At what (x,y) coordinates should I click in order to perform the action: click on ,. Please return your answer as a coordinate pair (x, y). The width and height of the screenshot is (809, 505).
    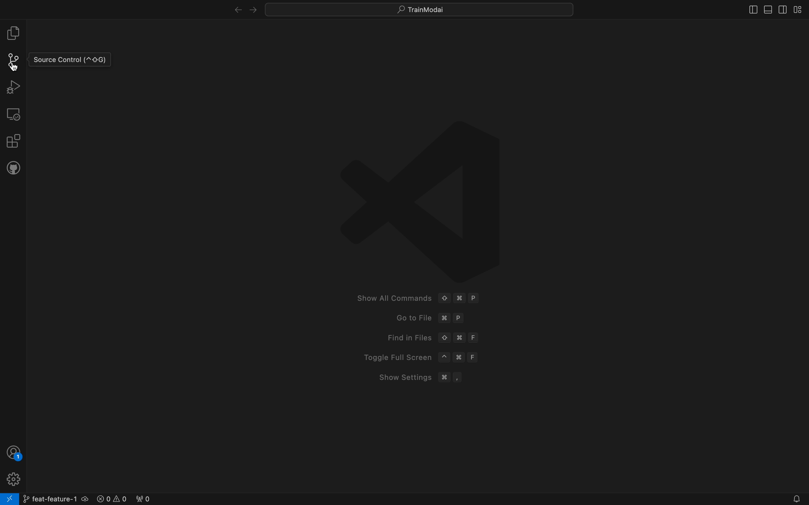
    Looking at the image, I should click on (458, 378).